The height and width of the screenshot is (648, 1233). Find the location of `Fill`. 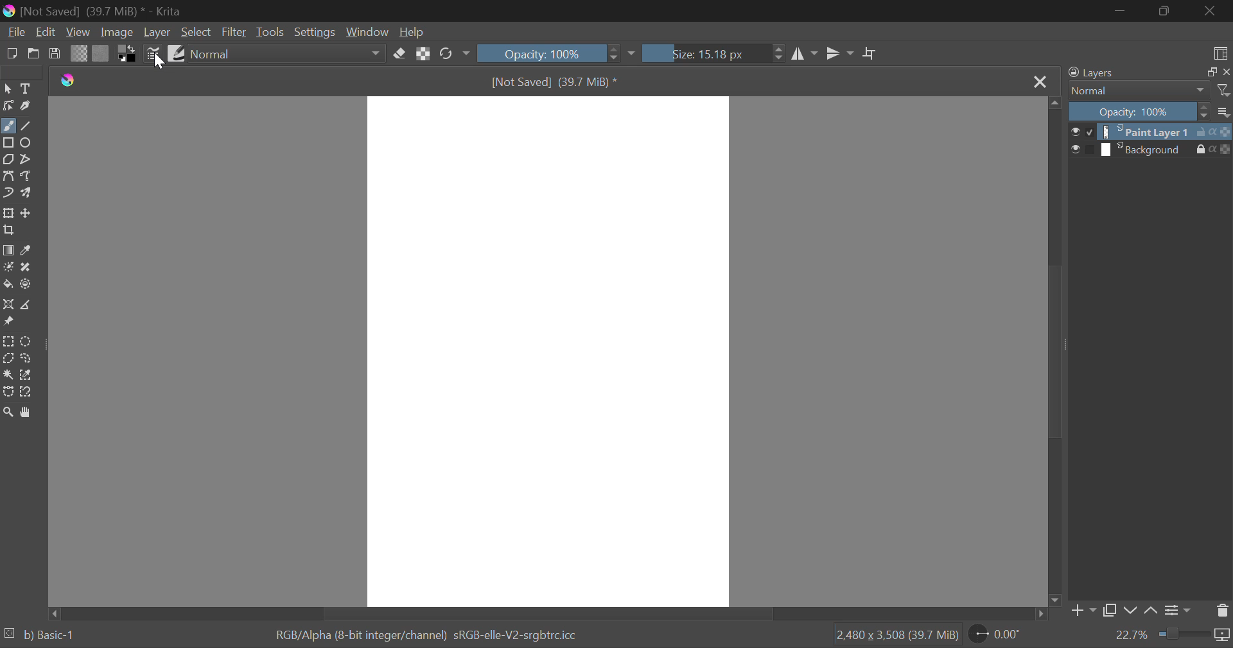

Fill is located at coordinates (8, 285).